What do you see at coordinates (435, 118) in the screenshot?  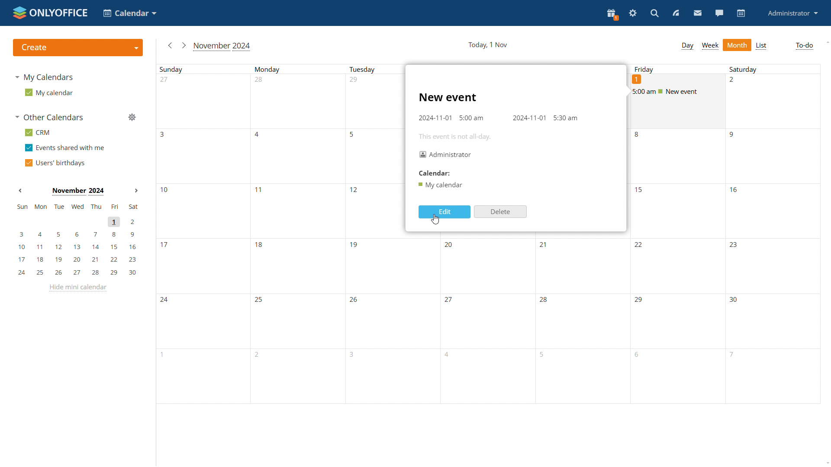 I see `event start date` at bounding box center [435, 118].